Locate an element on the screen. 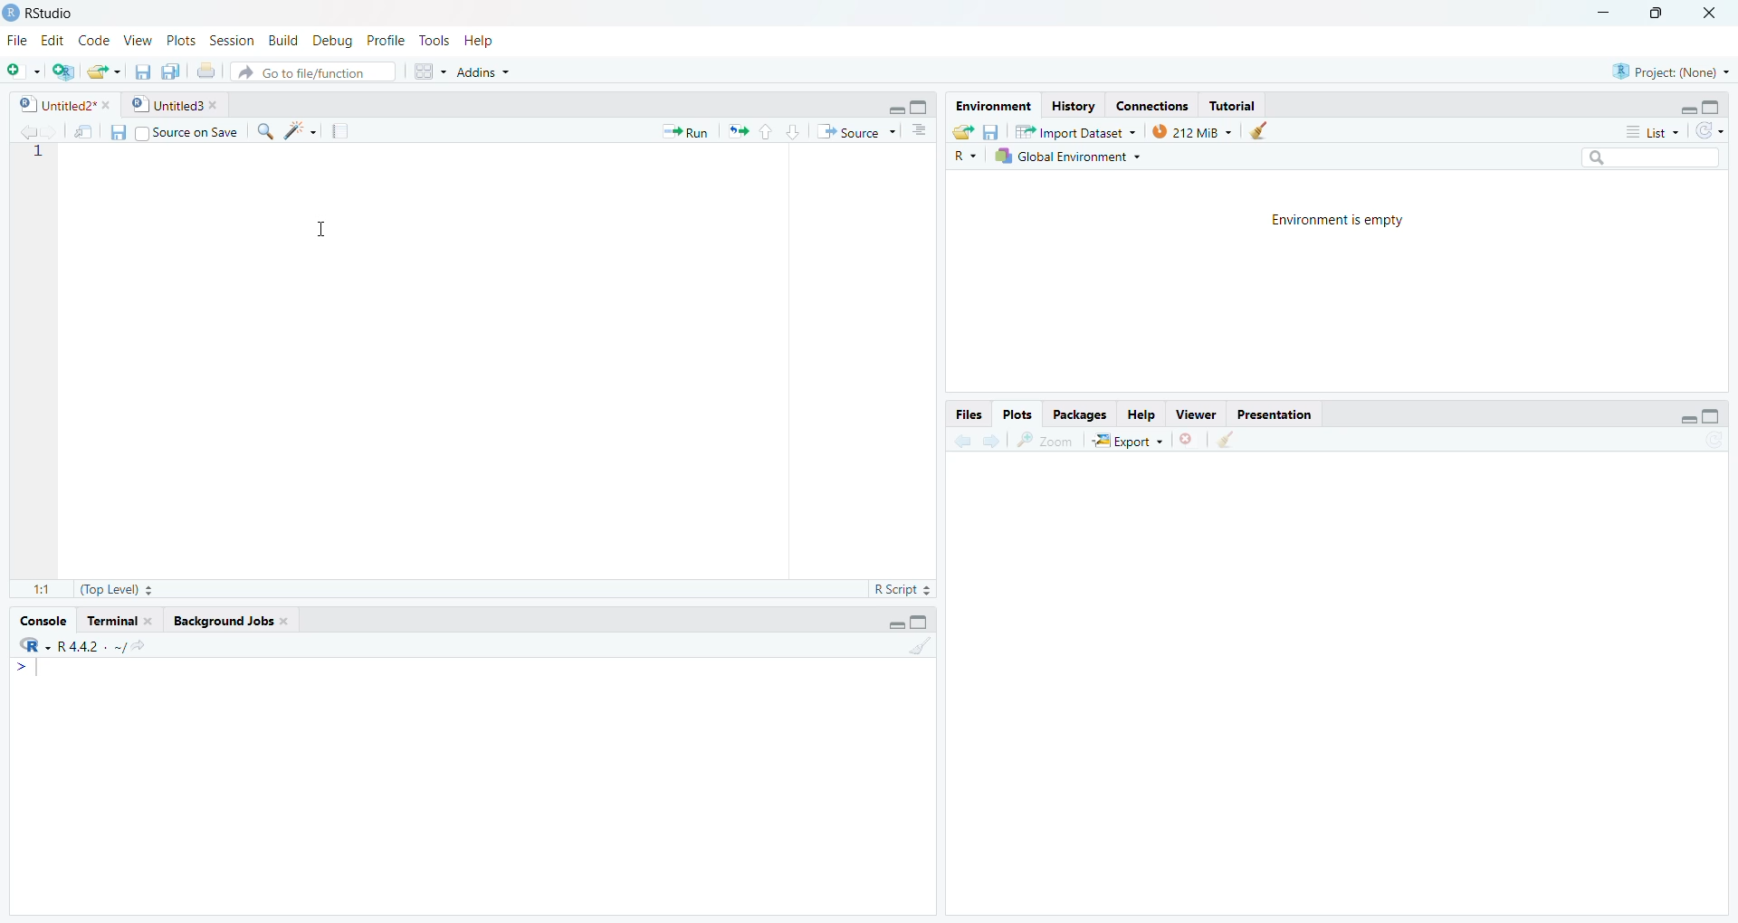 The width and height of the screenshot is (1738, 923). CURSOR is located at coordinates (320, 232).